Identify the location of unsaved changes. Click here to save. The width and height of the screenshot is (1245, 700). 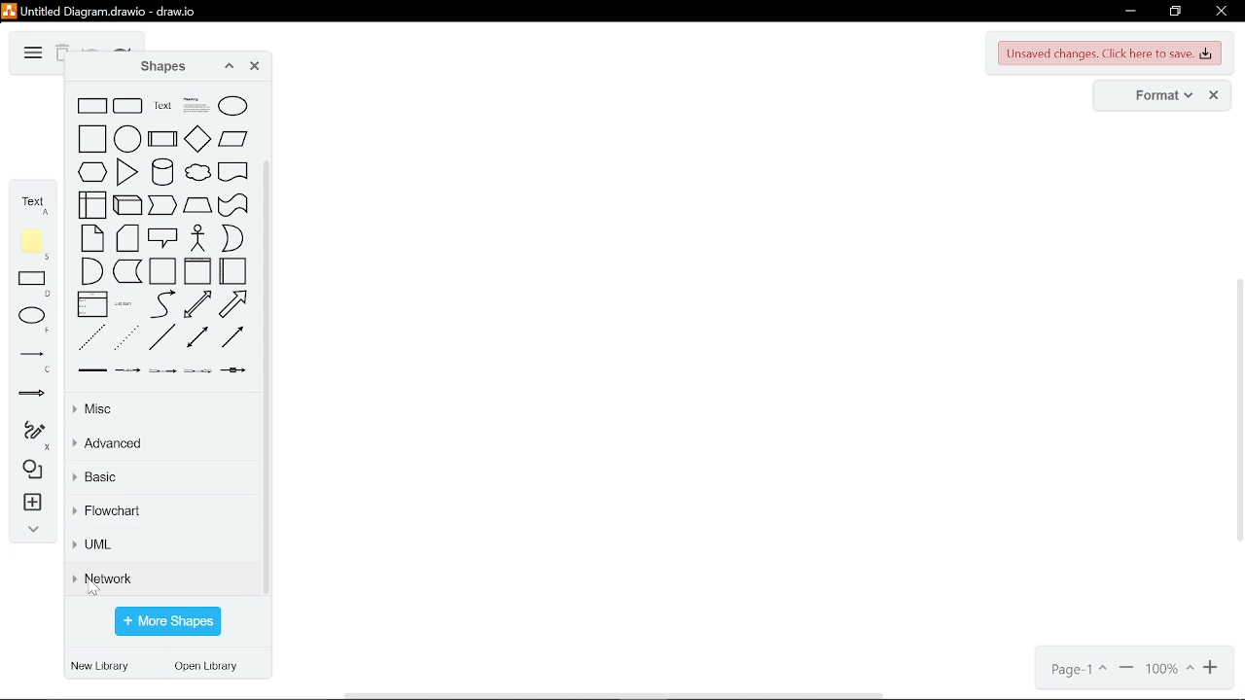
(1111, 53).